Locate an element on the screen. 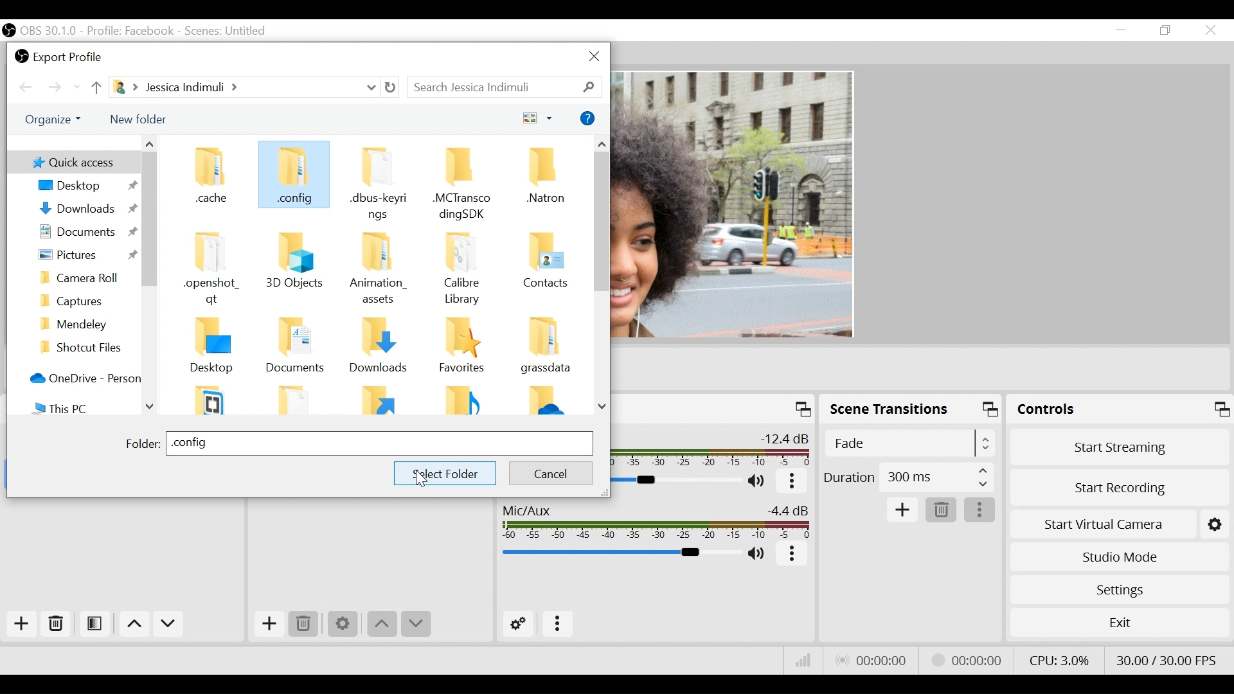  Add is located at coordinates (22, 624).